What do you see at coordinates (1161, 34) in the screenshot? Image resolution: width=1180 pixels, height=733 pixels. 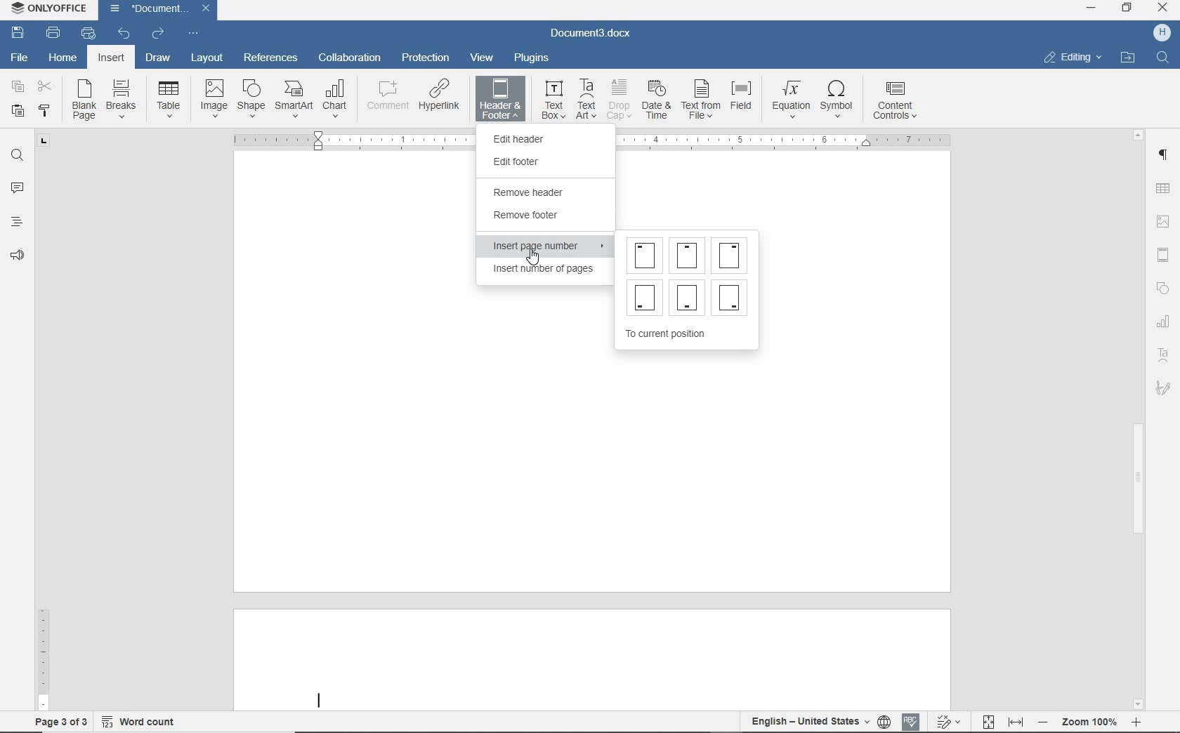 I see `H` at bounding box center [1161, 34].